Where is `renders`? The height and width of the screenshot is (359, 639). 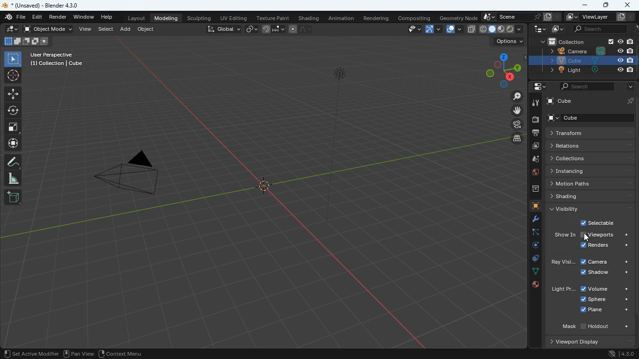
renders is located at coordinates (603, 246).